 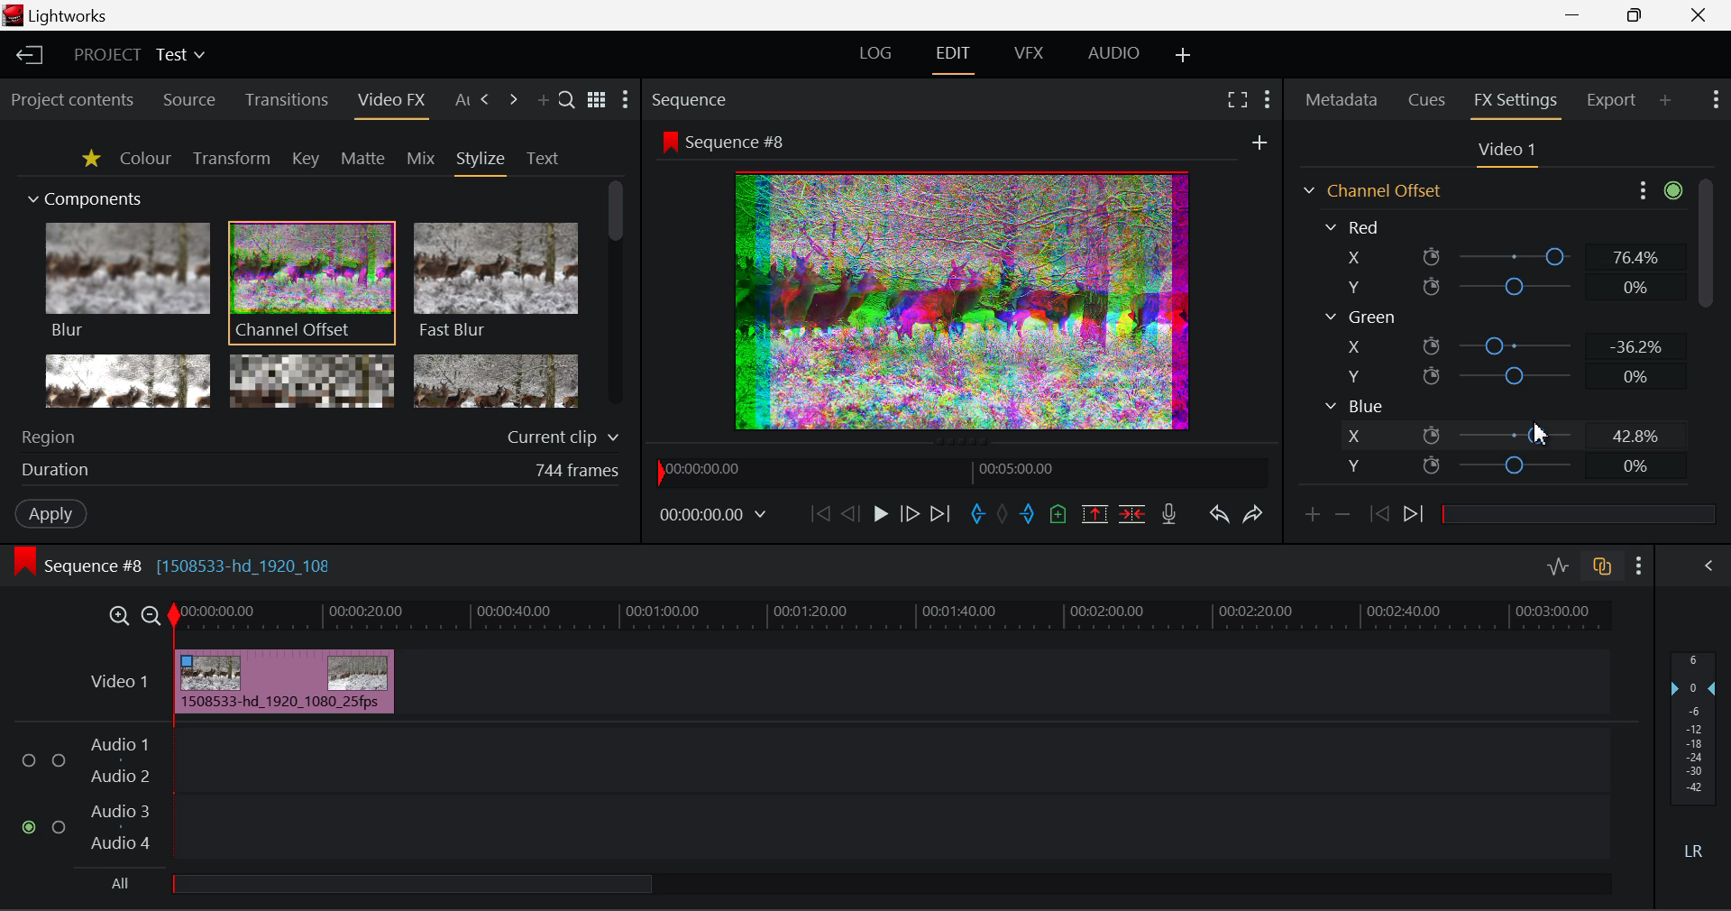 I want to click on Restore Down, so click(x=1579, y=16).